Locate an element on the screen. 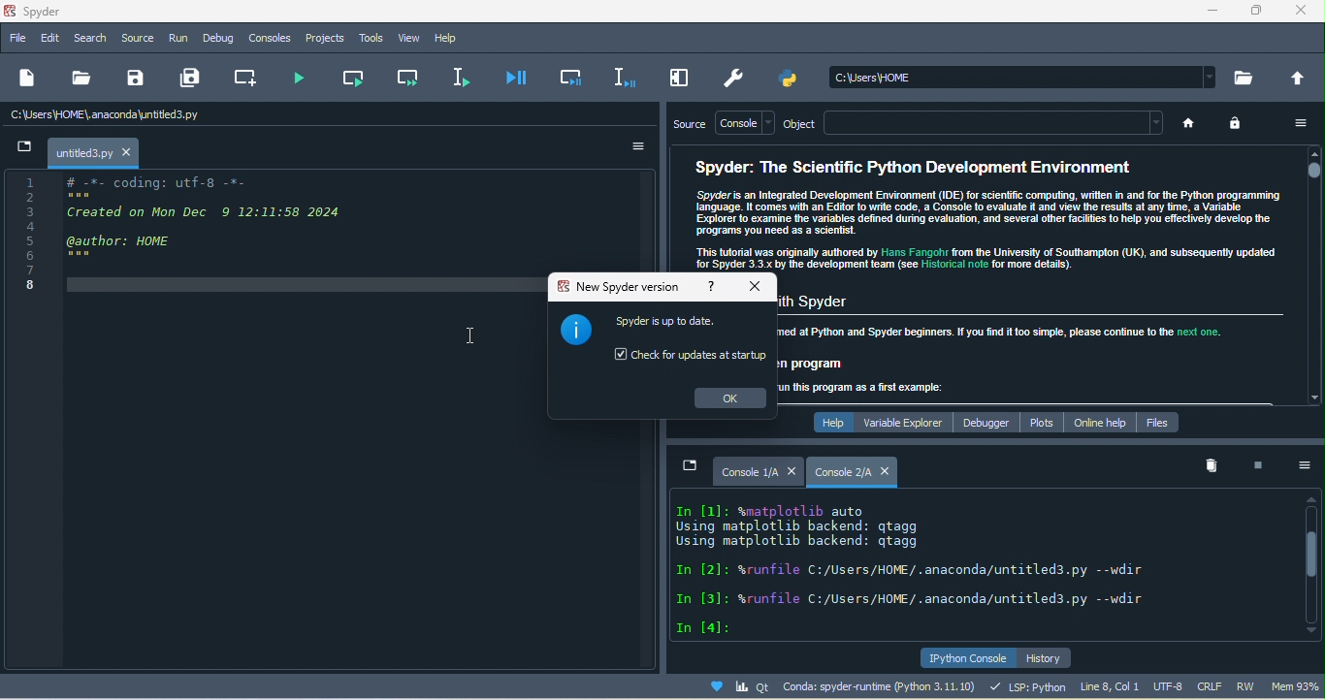 Image resolution: width=1325 pixels, height=700 pixels. help is located at coordinates (717, 287).